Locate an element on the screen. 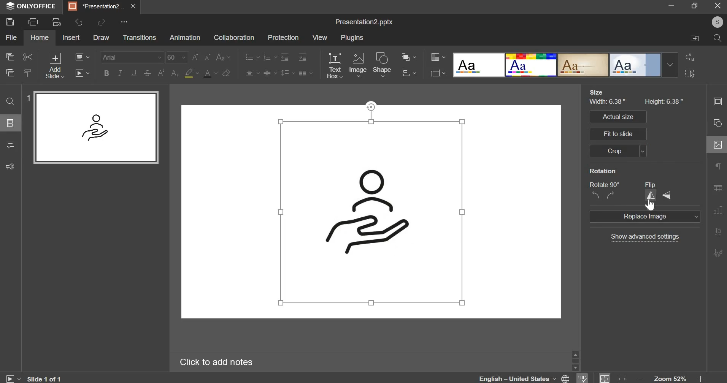  undo is located at coordinates (79, 22).